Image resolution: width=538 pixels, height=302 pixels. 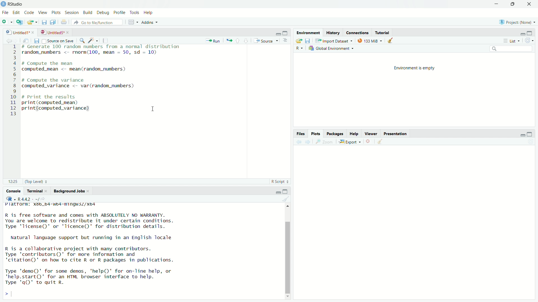 I want to click on show in new window, so click(x=26, y=40).